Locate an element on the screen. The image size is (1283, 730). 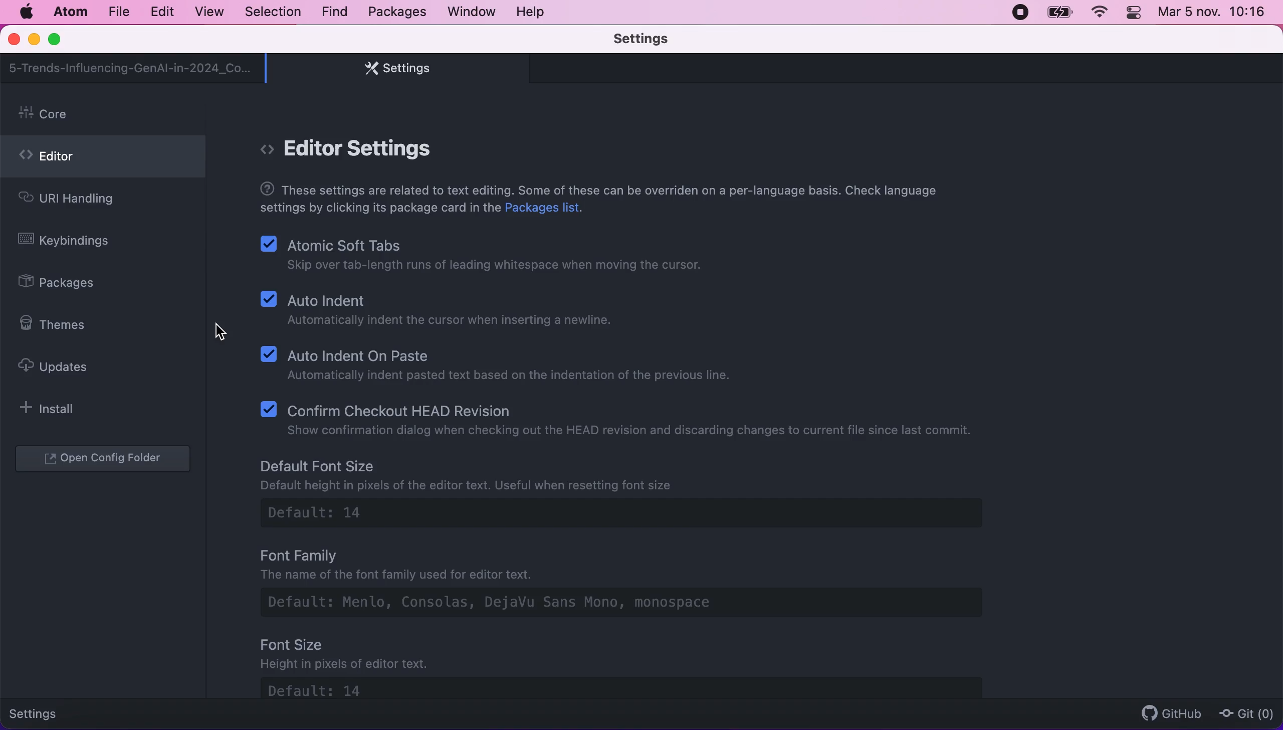
default font size is located at coordinates (632, 495).